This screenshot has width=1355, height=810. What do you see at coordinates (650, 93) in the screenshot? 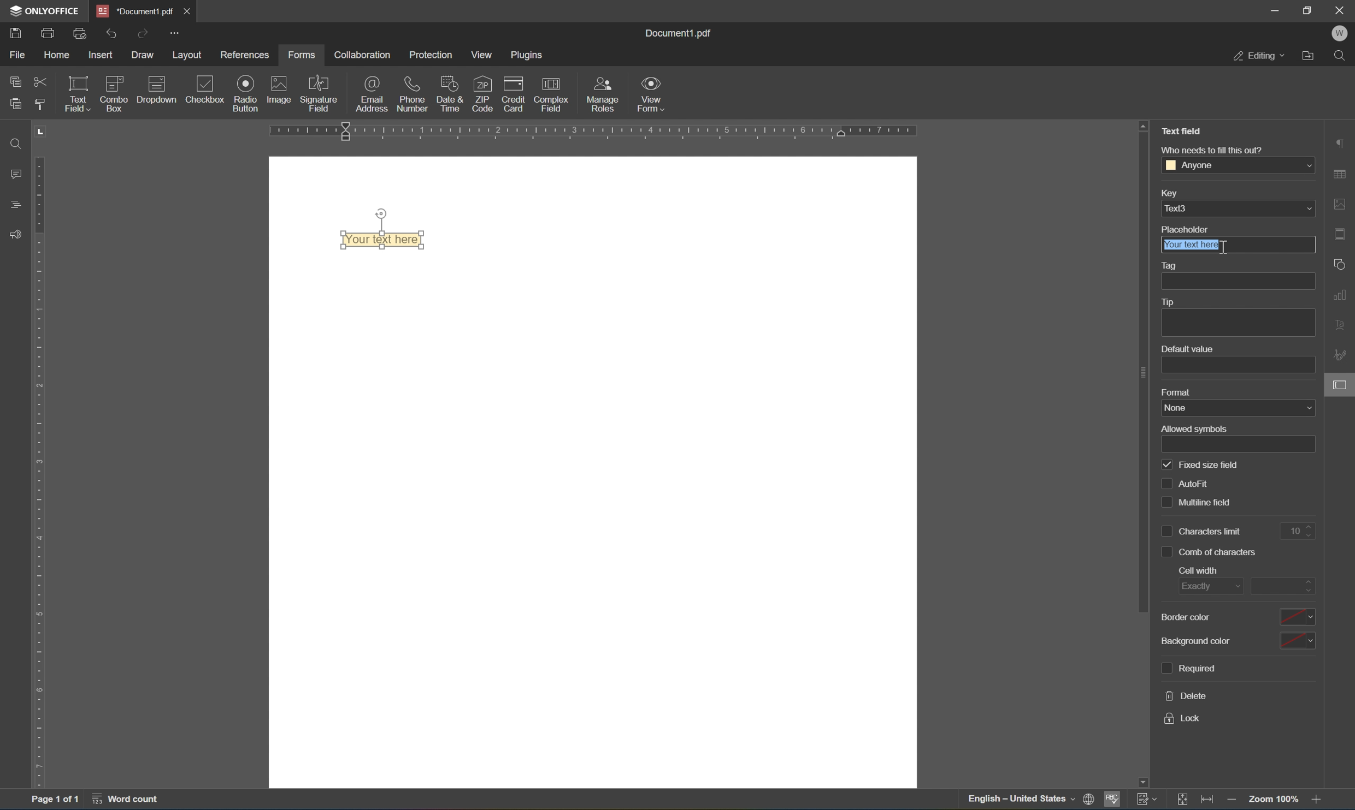
I see `view form` at bounding box center [650, 93].